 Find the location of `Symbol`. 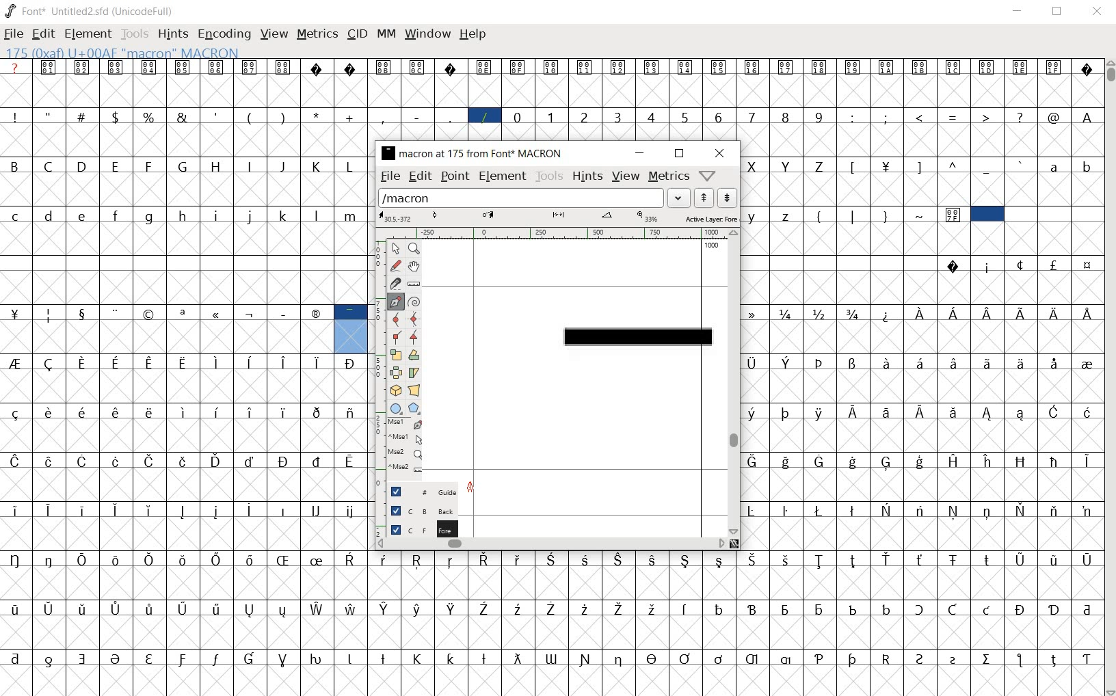

Symbol is located at coordinates (1021, 608).